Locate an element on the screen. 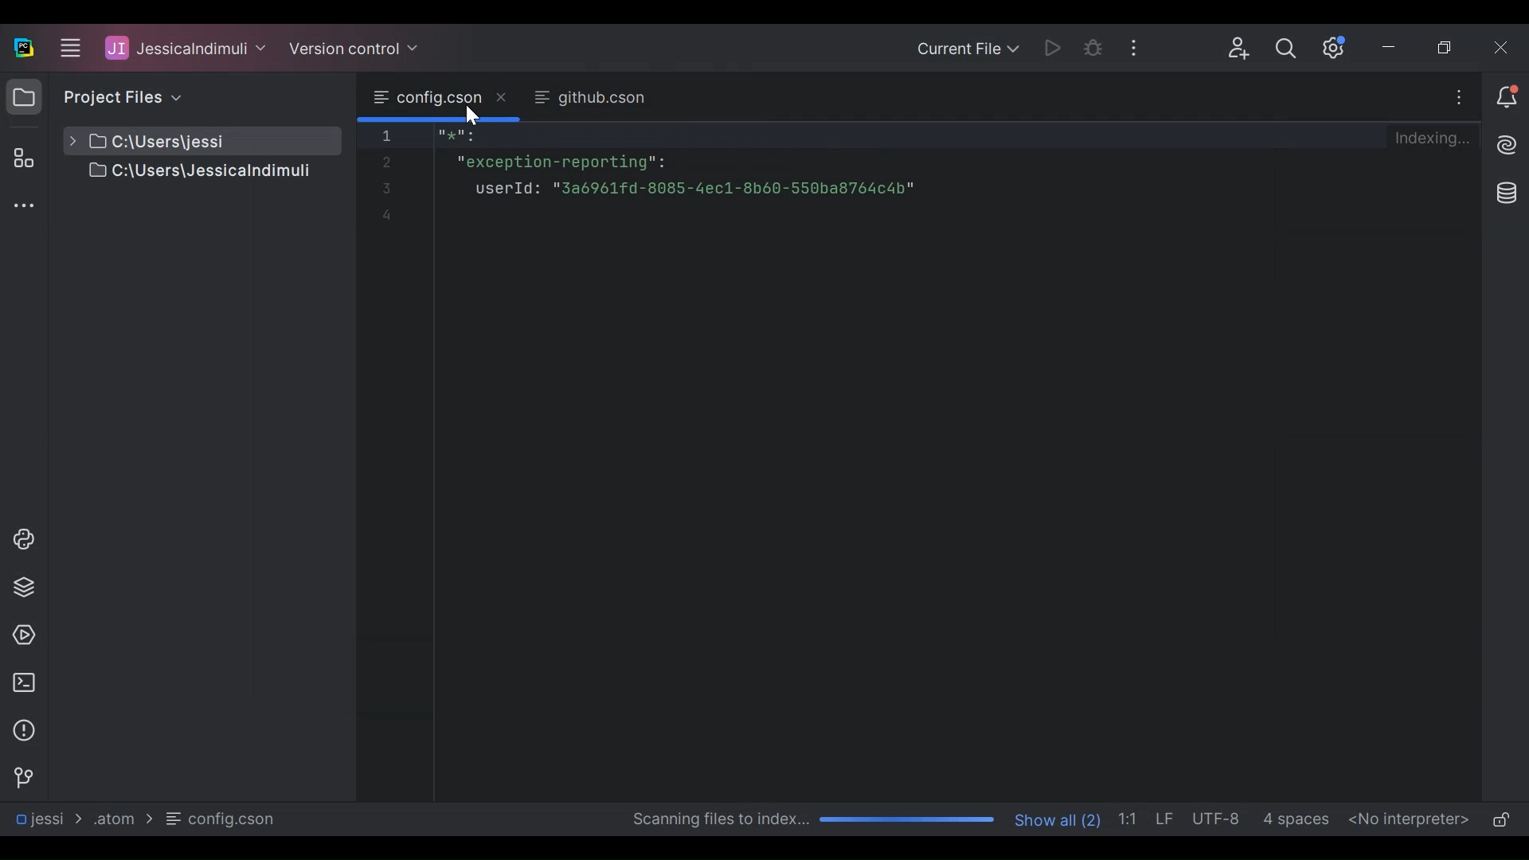  Problems is located at coordinates (24, 730).